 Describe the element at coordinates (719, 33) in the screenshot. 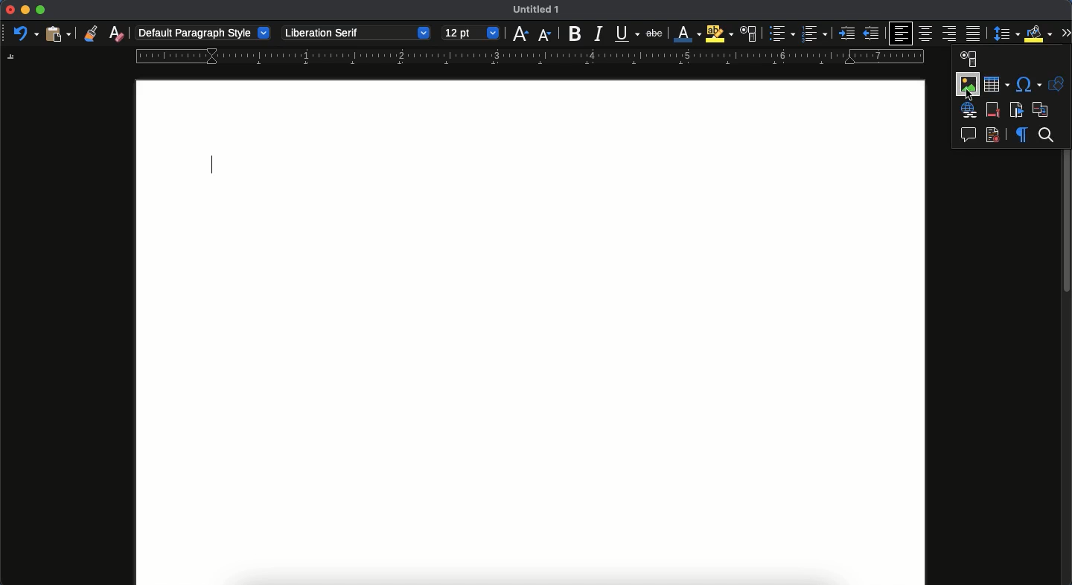

I see `highlight color` at that location.